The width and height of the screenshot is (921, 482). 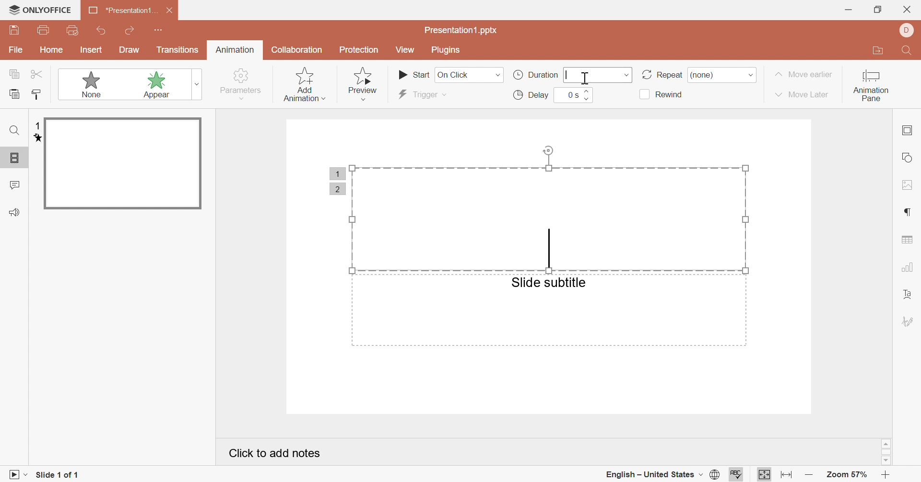 I want to click on feedback & support, so click(x=16, y=212).